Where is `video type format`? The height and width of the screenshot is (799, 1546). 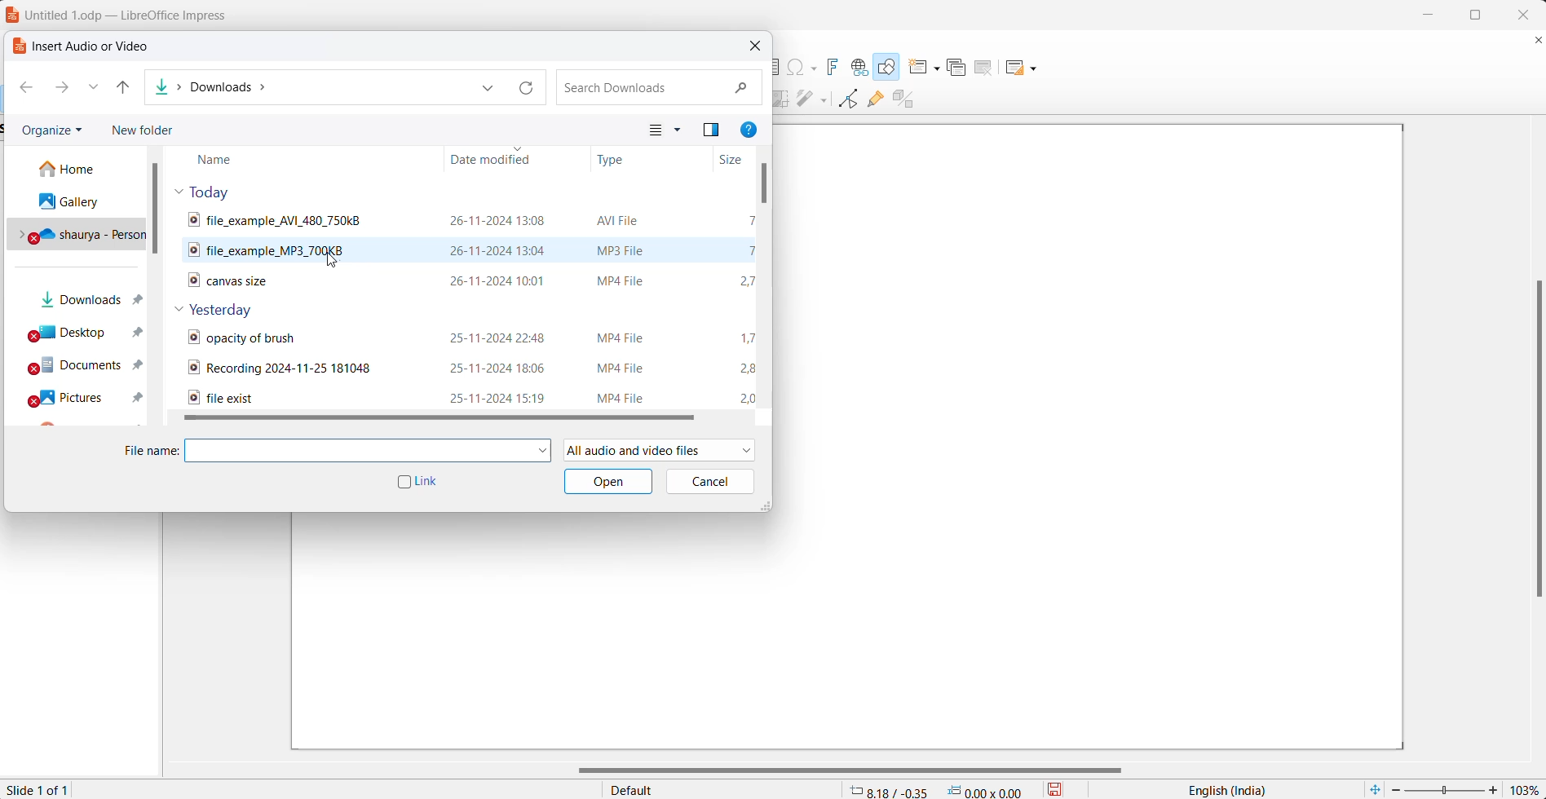
video type format is located at coordinates (625, 367).